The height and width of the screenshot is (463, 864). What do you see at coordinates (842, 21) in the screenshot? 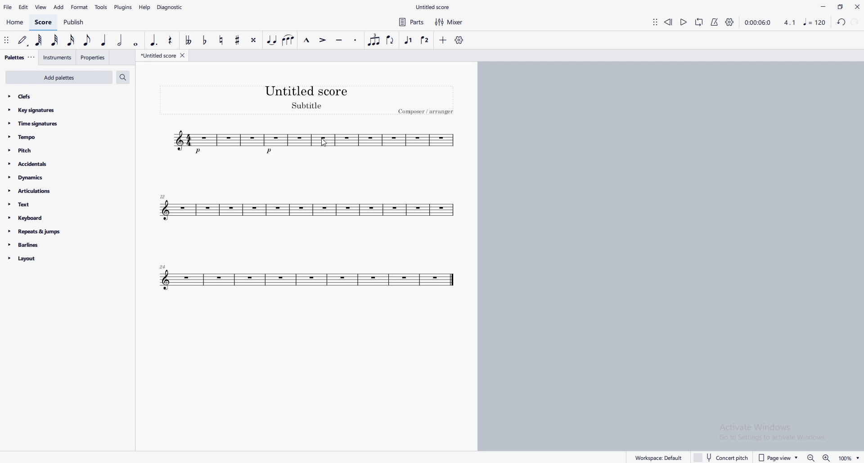
I see `undo` at bounding box center [842, 21].